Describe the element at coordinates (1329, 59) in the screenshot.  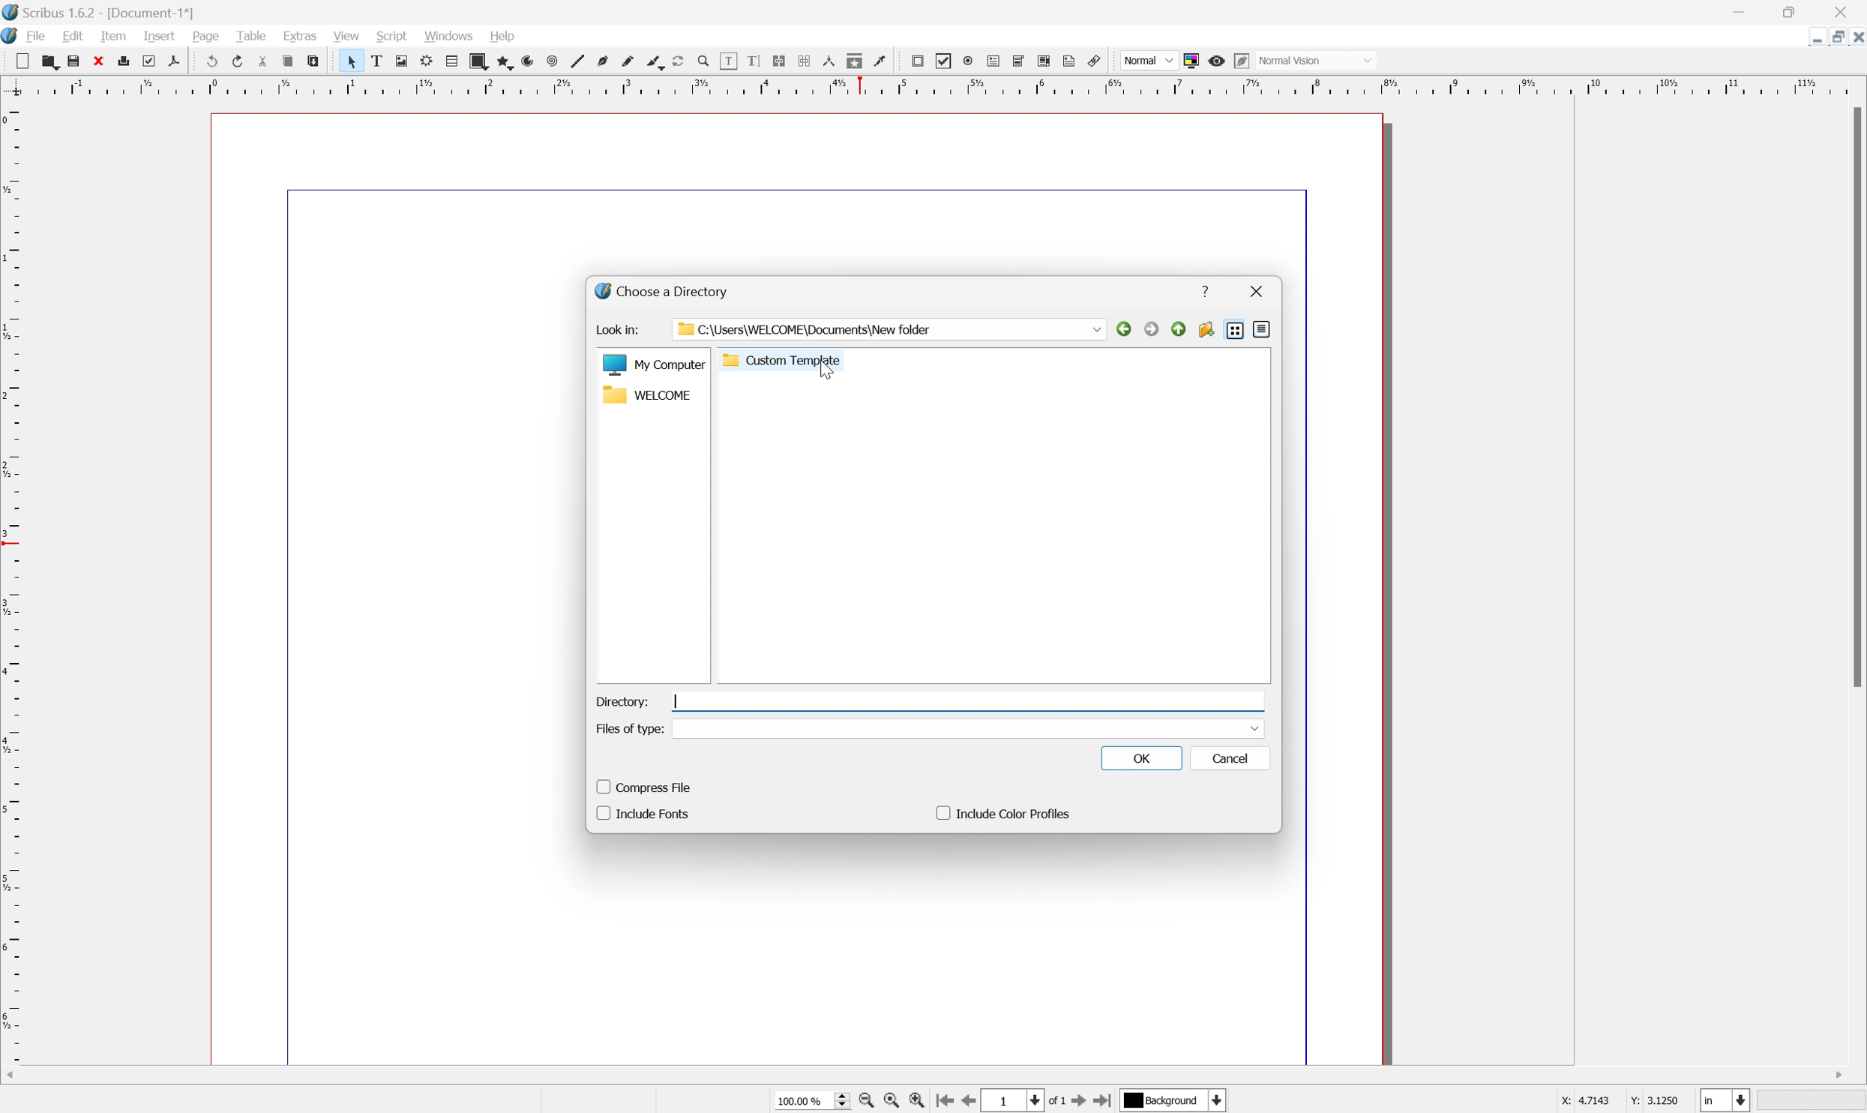
I see `Normal vision` at that location.